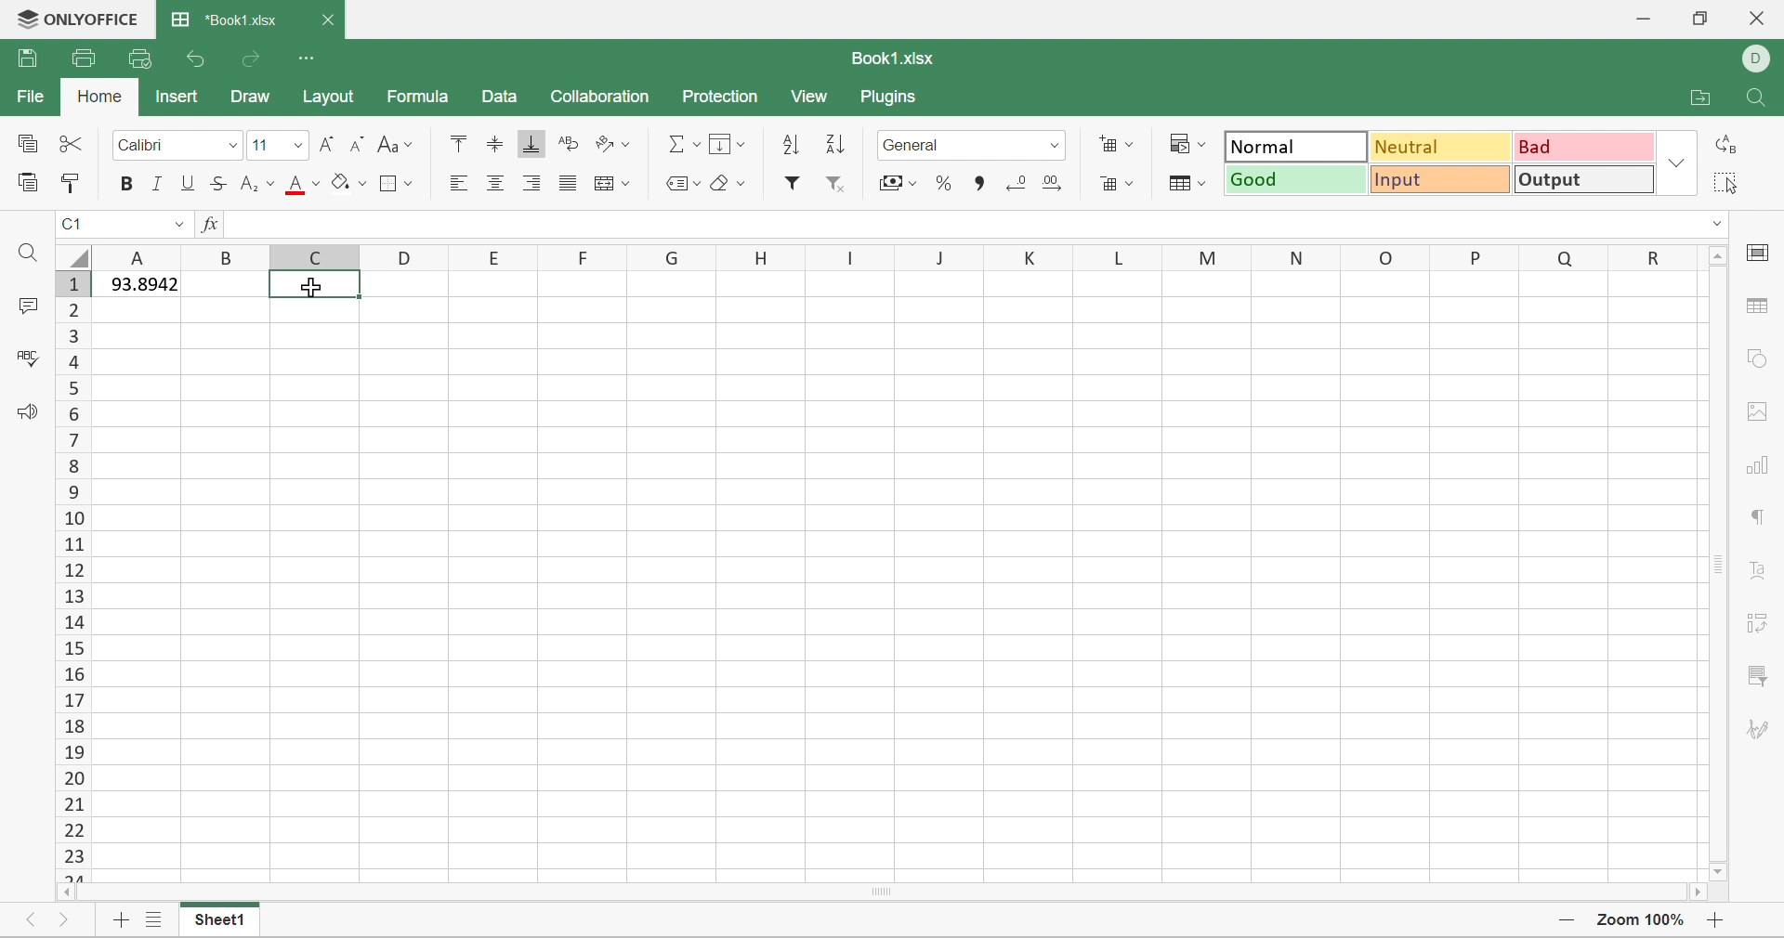 Image resolution: width=1784 pixels, height=938 pixels. I want to click on Align Bottom, so click(531, 144).